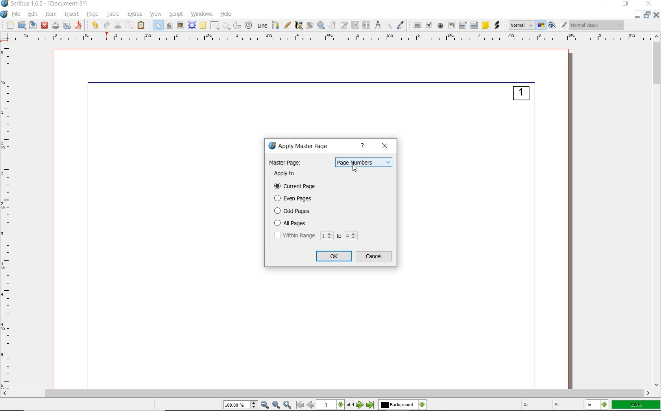 The image size is (661, 411). I want to click on open, so click(22, 25).